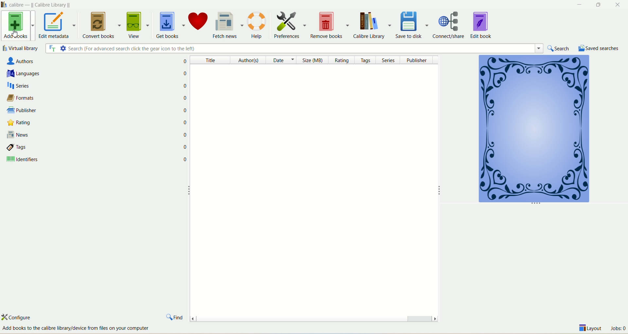 This screenshot has height=334, width=628. What do you see at coordinates (374, 25) in the screenshot?
I see `calibre library` at bounding box center [374, 25].